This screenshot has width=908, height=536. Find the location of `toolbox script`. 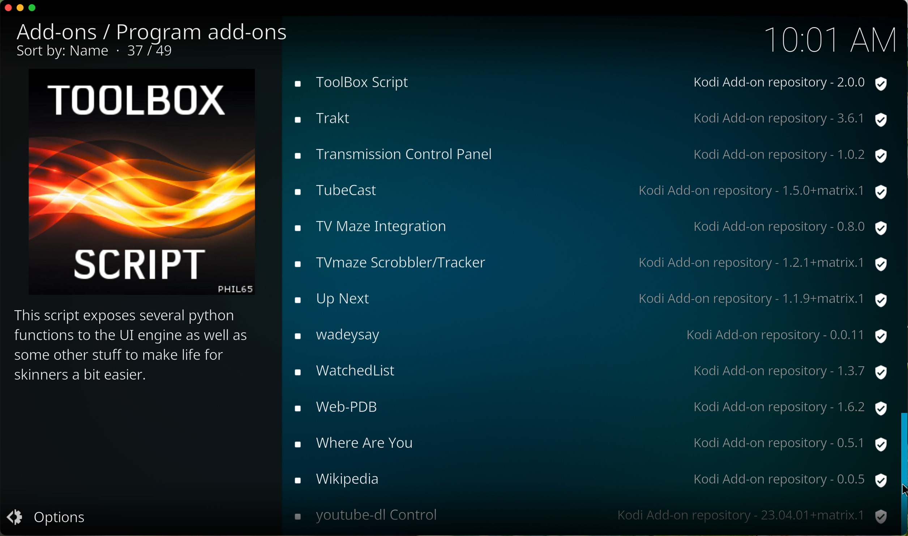

toolbox script is located at coordinates (590, 82).